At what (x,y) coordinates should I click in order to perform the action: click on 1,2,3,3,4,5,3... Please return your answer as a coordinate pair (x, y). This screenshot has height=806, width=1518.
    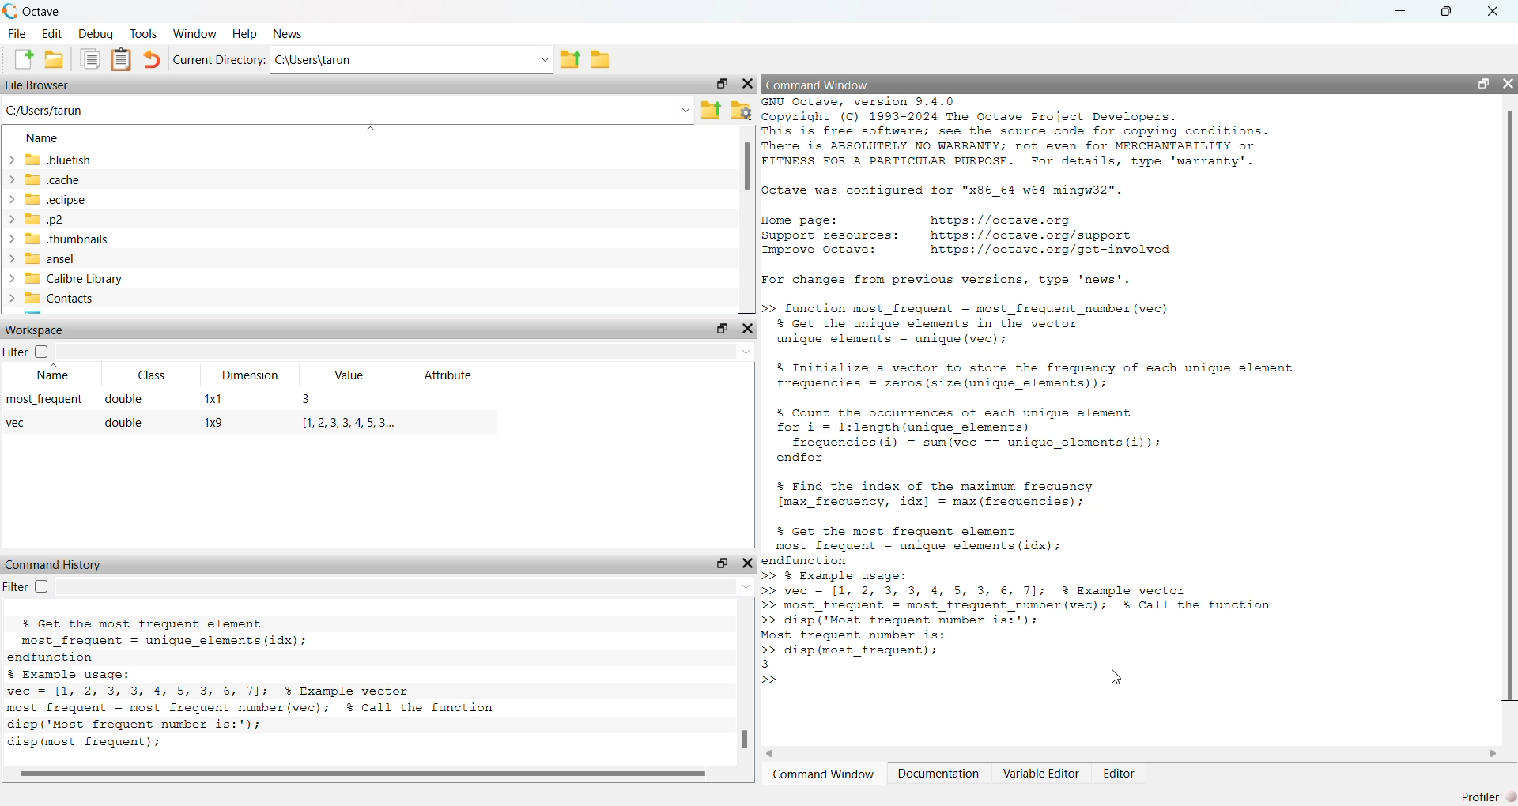
    Looking at the image, I should click on (351, 421).